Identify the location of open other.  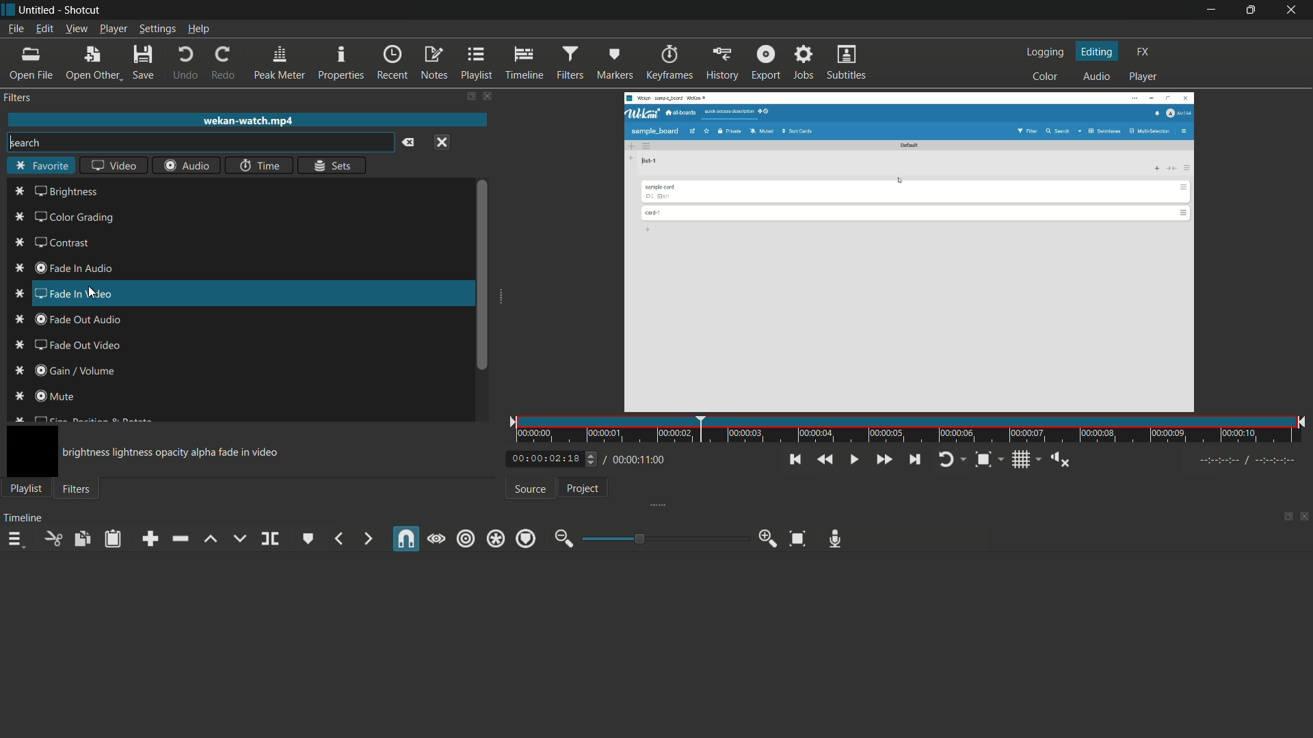
(92, 61).